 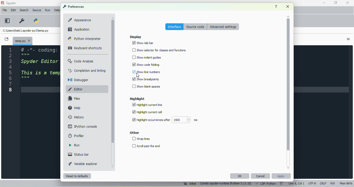 What do you see at coordinates (75, 145) in the screenshot?
I see `run` at bounding box center [75, 145].